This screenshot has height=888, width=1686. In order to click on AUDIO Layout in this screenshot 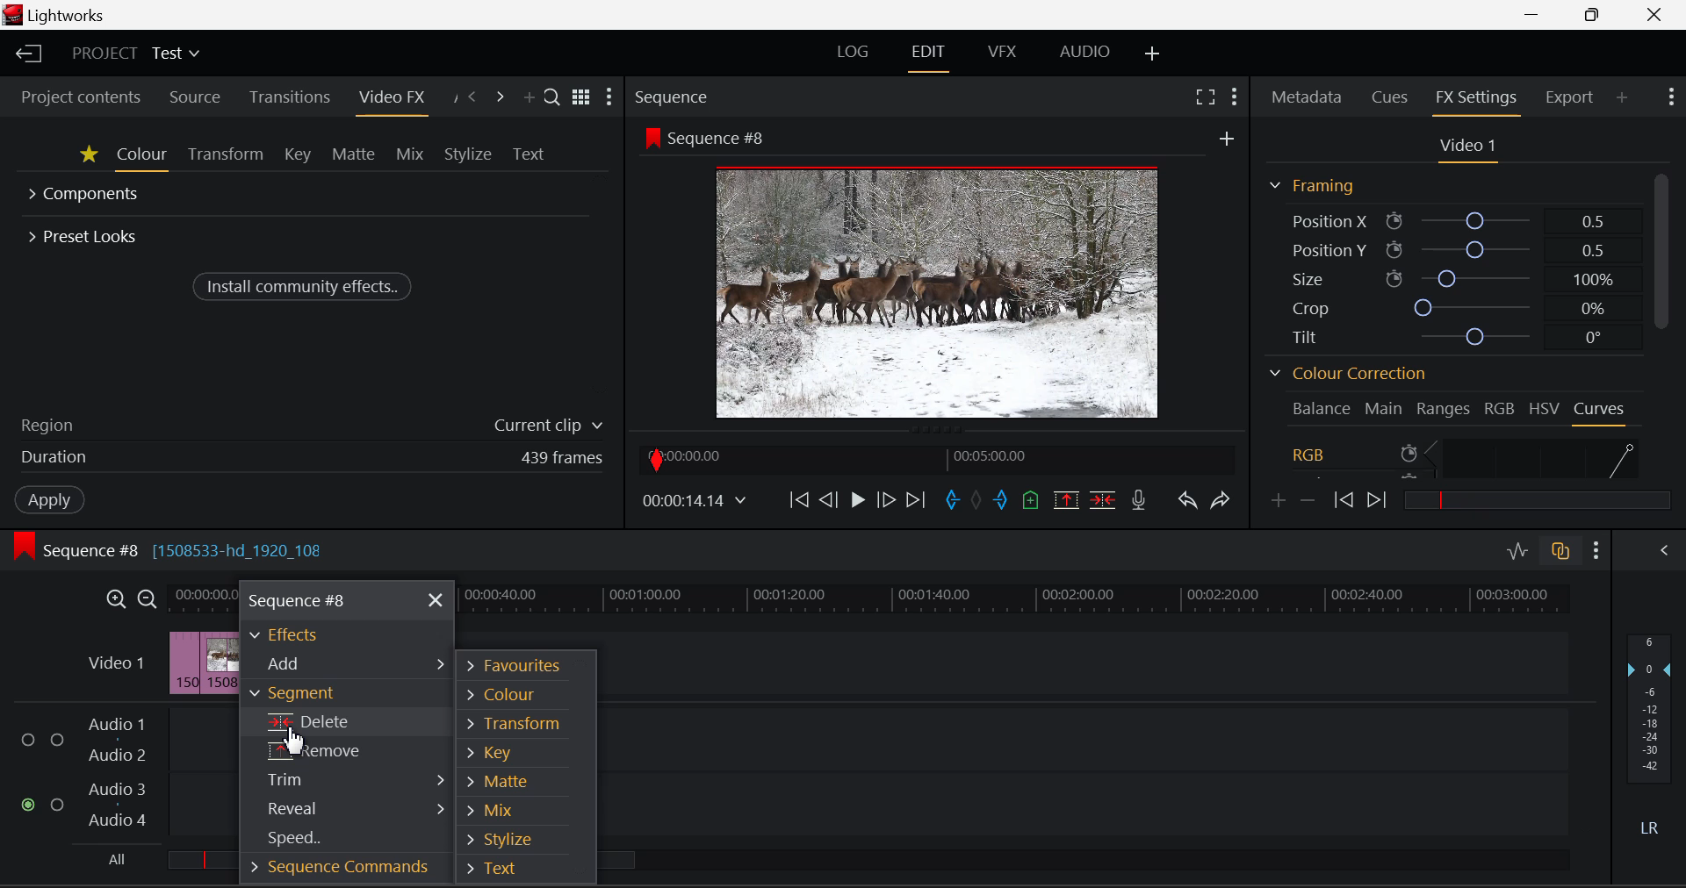, I will do `click(1087, 52)`.